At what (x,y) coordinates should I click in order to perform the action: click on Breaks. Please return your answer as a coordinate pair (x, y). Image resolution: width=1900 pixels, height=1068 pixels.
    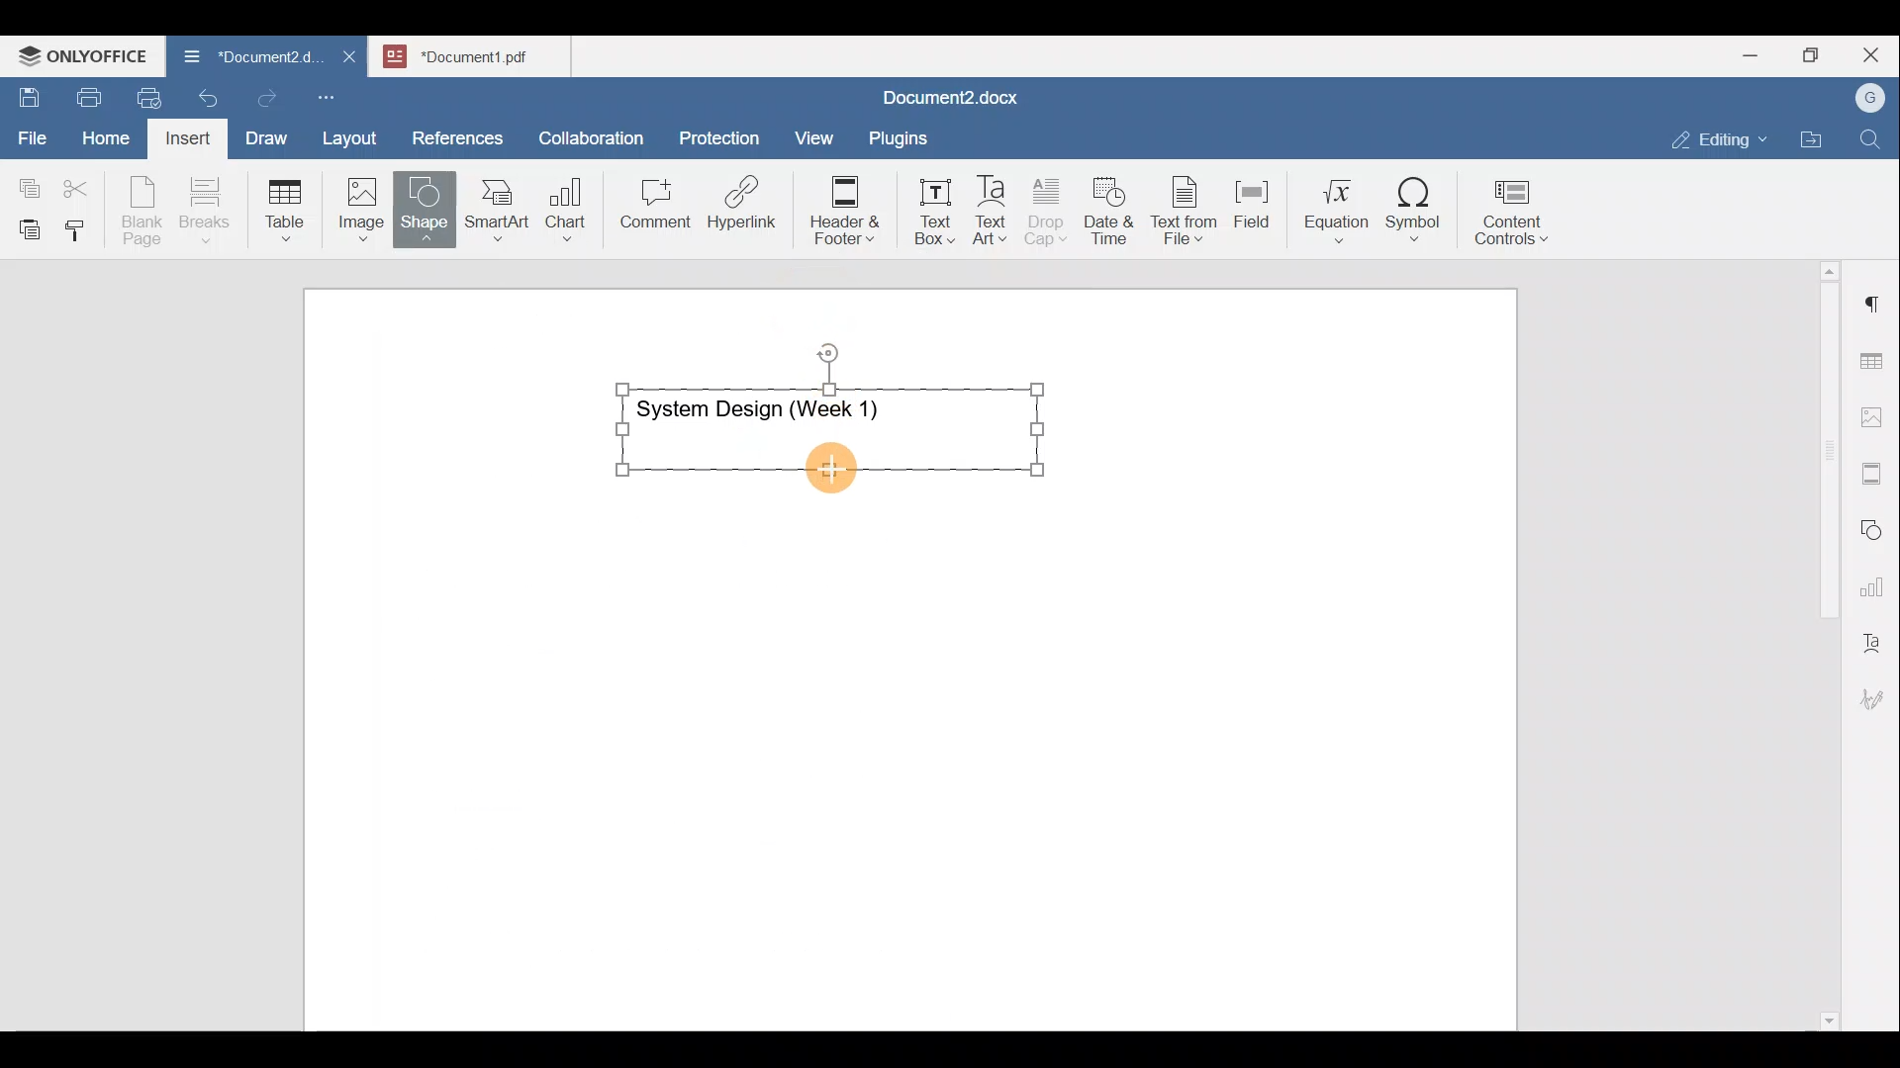
    Looking at the image, I should click on (204, 212).